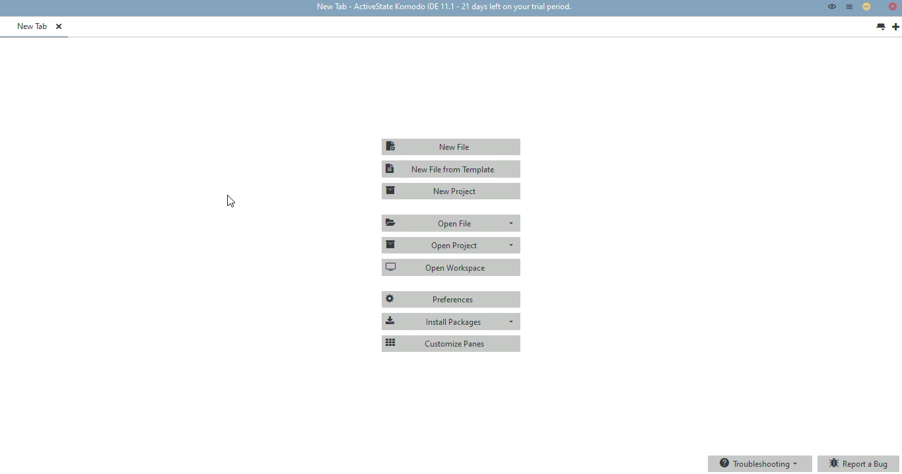 The width and height of the screenshot is (902, 474). I want to click on Close, so click(893, 7).